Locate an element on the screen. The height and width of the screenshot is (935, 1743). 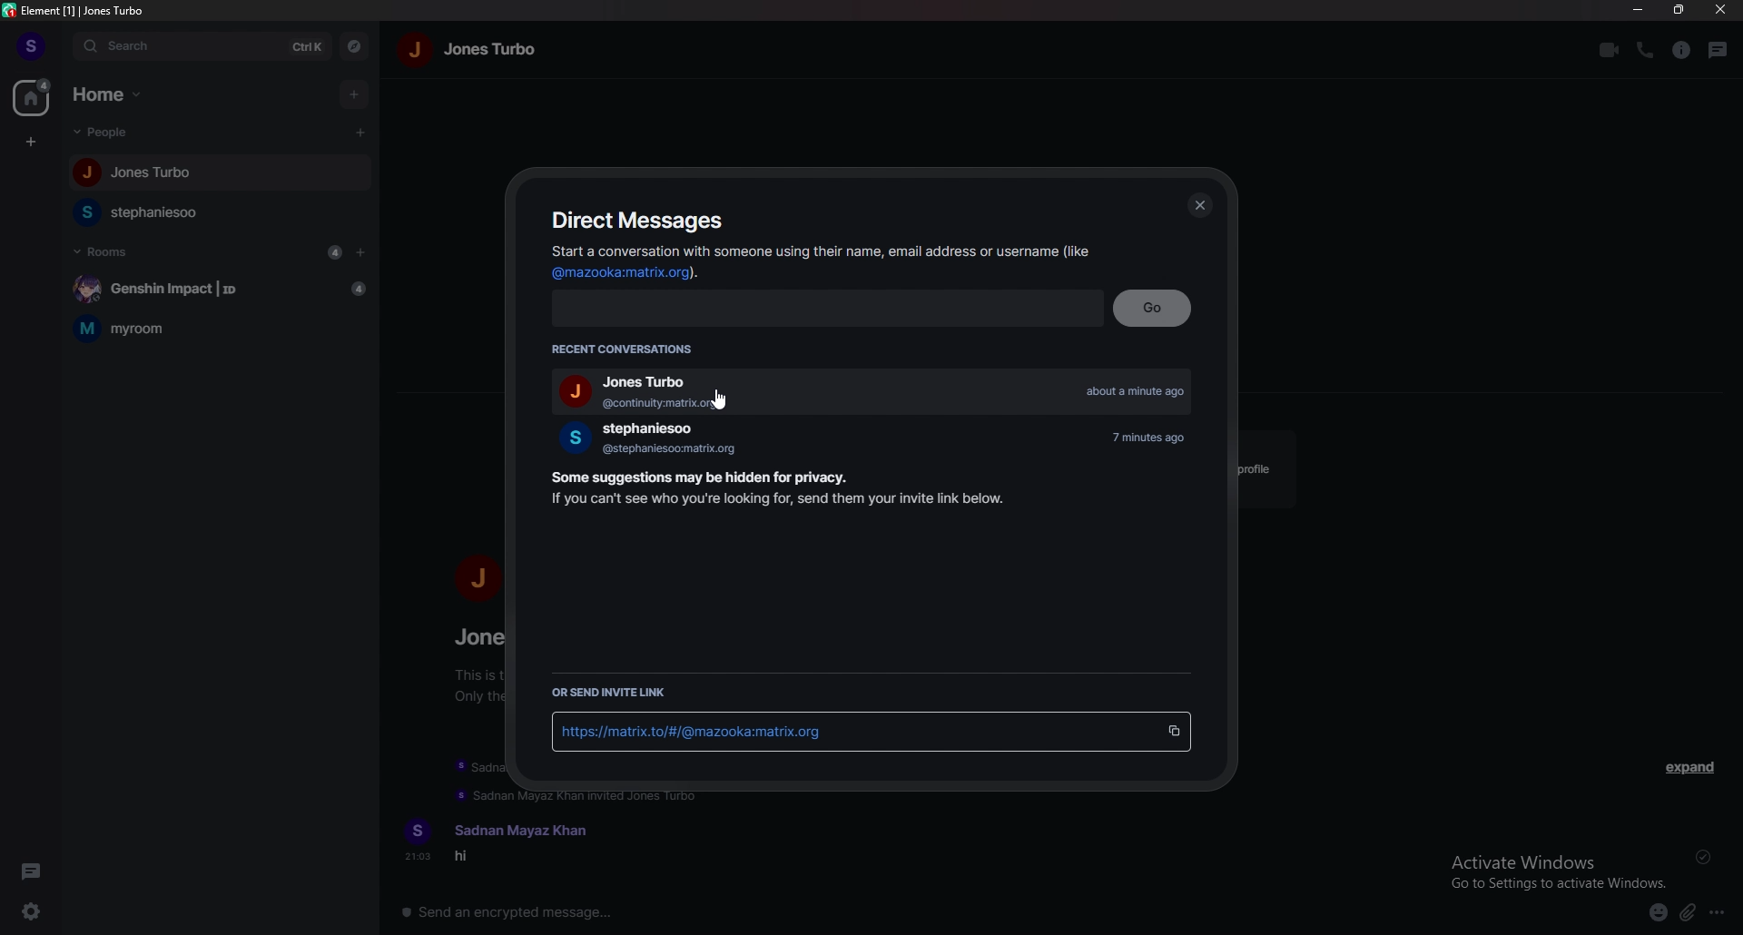
Sadnan Mayaz Khan is located at coordinates (527, 824).